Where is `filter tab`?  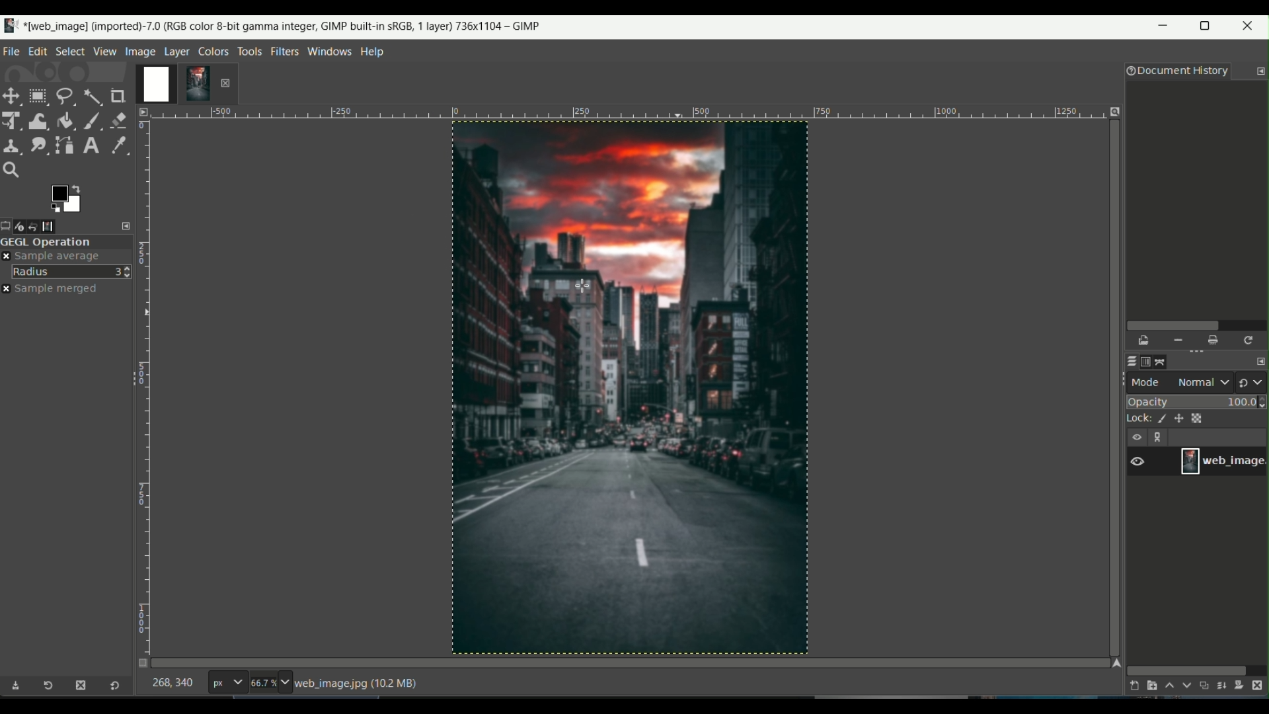 filter tab is located at coordinates (284, 50).